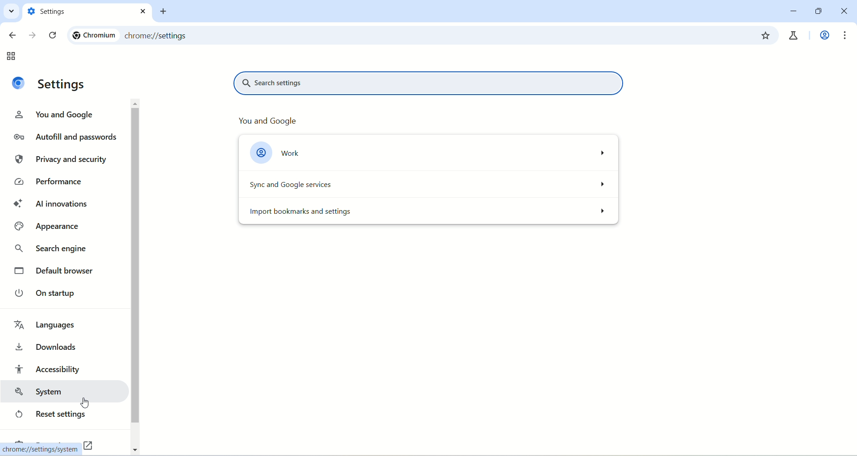 The image size is (857, 456). I want to click on languages, so click(46, 325).